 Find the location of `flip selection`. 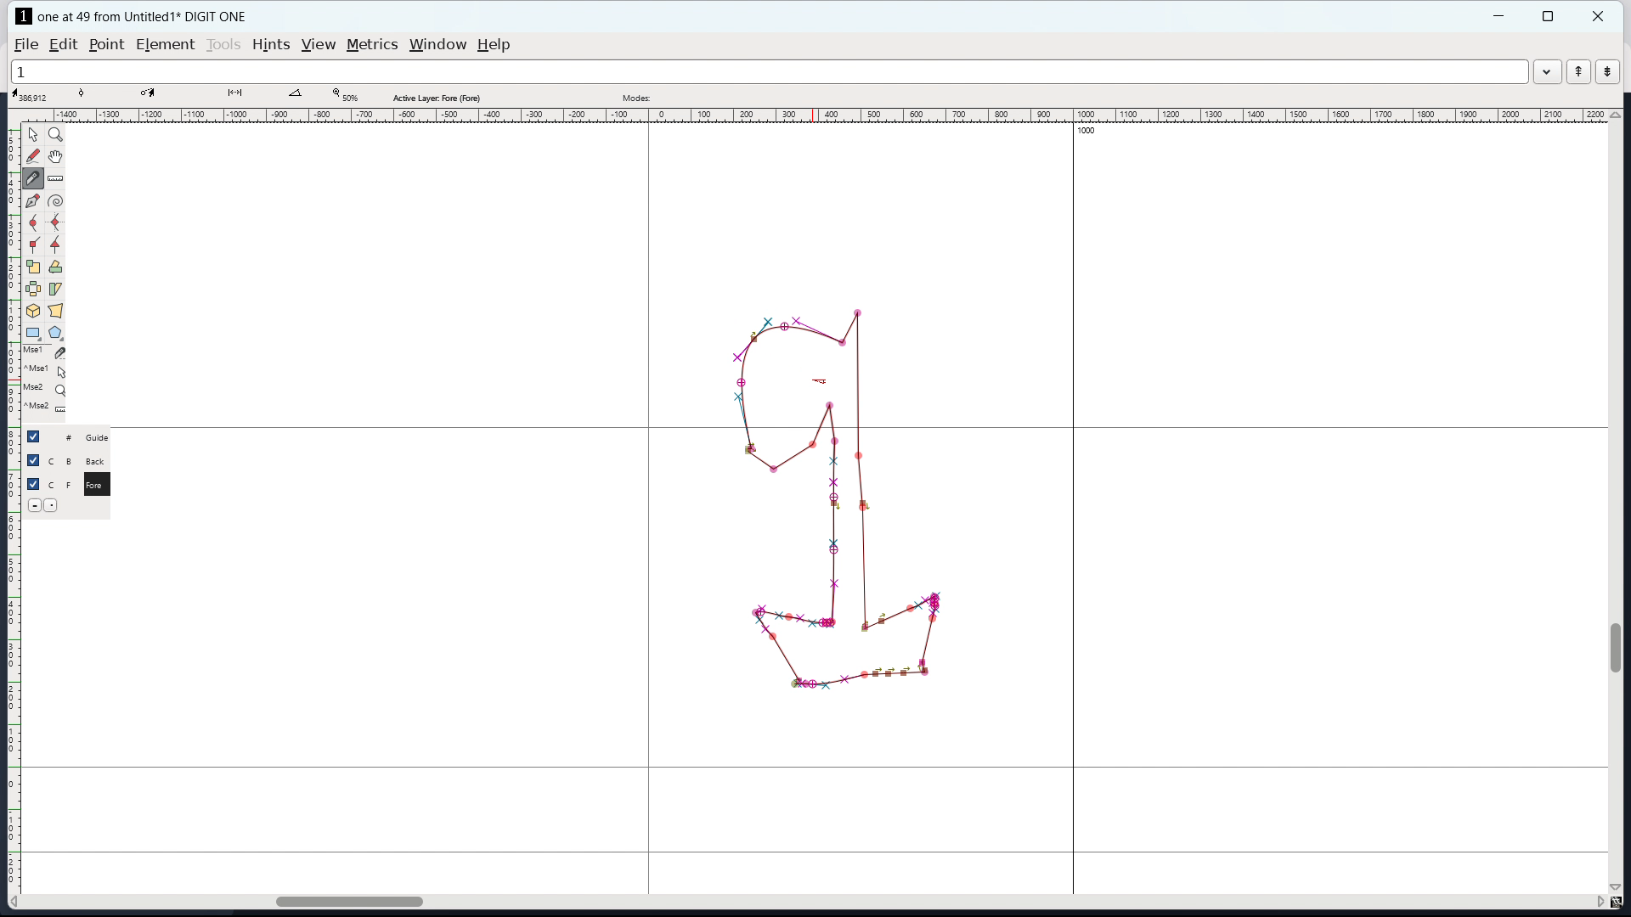

flip selection is located at coordinates (32, 289).